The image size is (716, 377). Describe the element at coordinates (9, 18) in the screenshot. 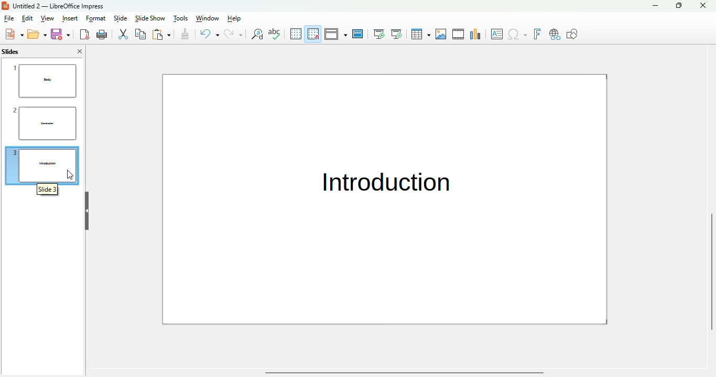

I see `file` at that location.